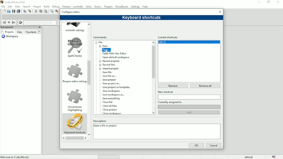 This screenshot has height=159, width=283. What do you see at coordinates (249, 157) in the screenshot?
I see `default` at bounding box center [249, 157].